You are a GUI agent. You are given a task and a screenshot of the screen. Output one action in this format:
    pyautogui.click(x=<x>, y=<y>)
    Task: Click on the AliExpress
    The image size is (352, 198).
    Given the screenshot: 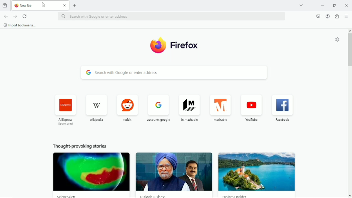 What is the action you would take?
    pyautogui.click(x=65, y=110)
    